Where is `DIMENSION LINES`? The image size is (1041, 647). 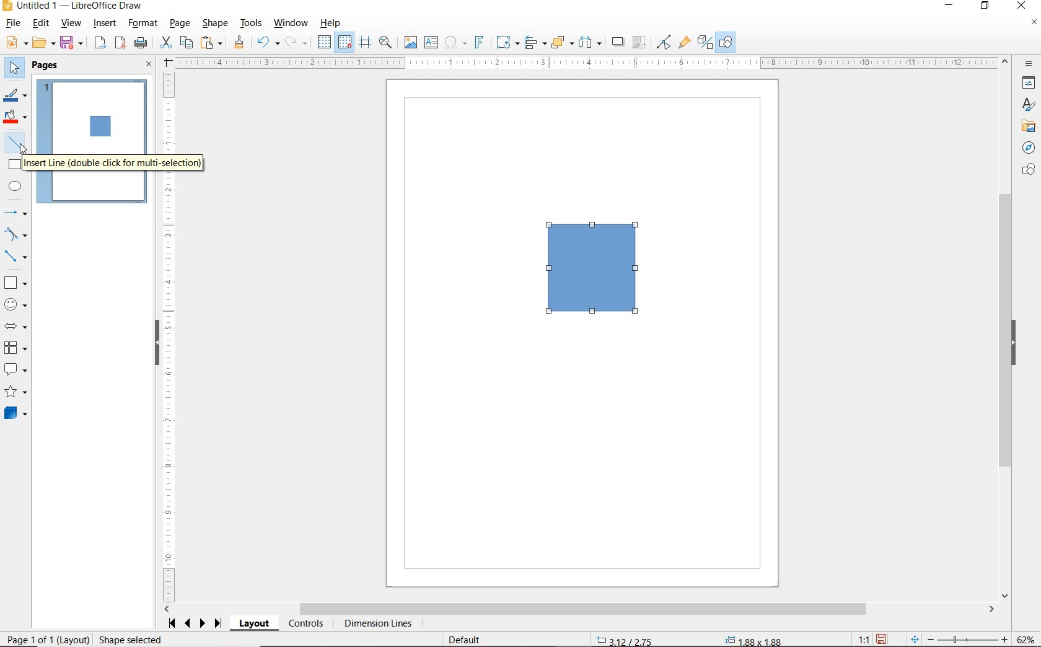 DIMENSION LINES is located at coordinates (377, 624).